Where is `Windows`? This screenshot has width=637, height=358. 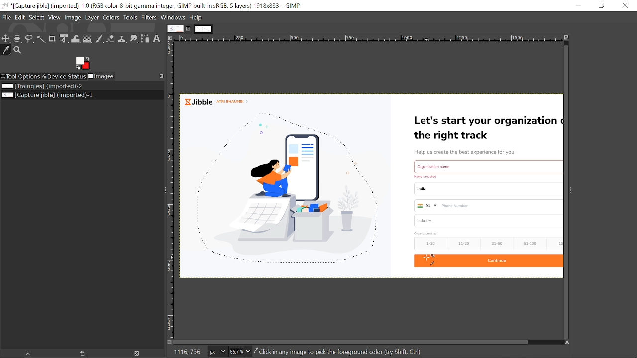
Windows is located at coordinates (173, 18).